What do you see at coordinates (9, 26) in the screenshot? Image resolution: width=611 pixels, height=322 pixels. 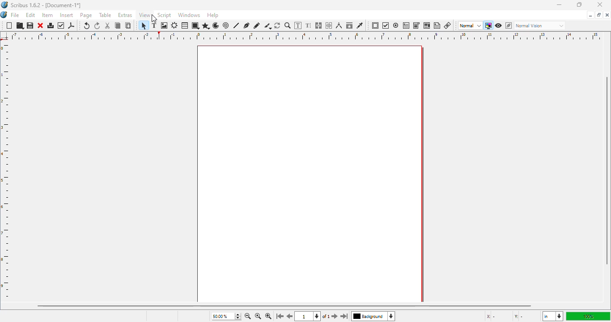 I see `new` at bounding box center [9, 26].